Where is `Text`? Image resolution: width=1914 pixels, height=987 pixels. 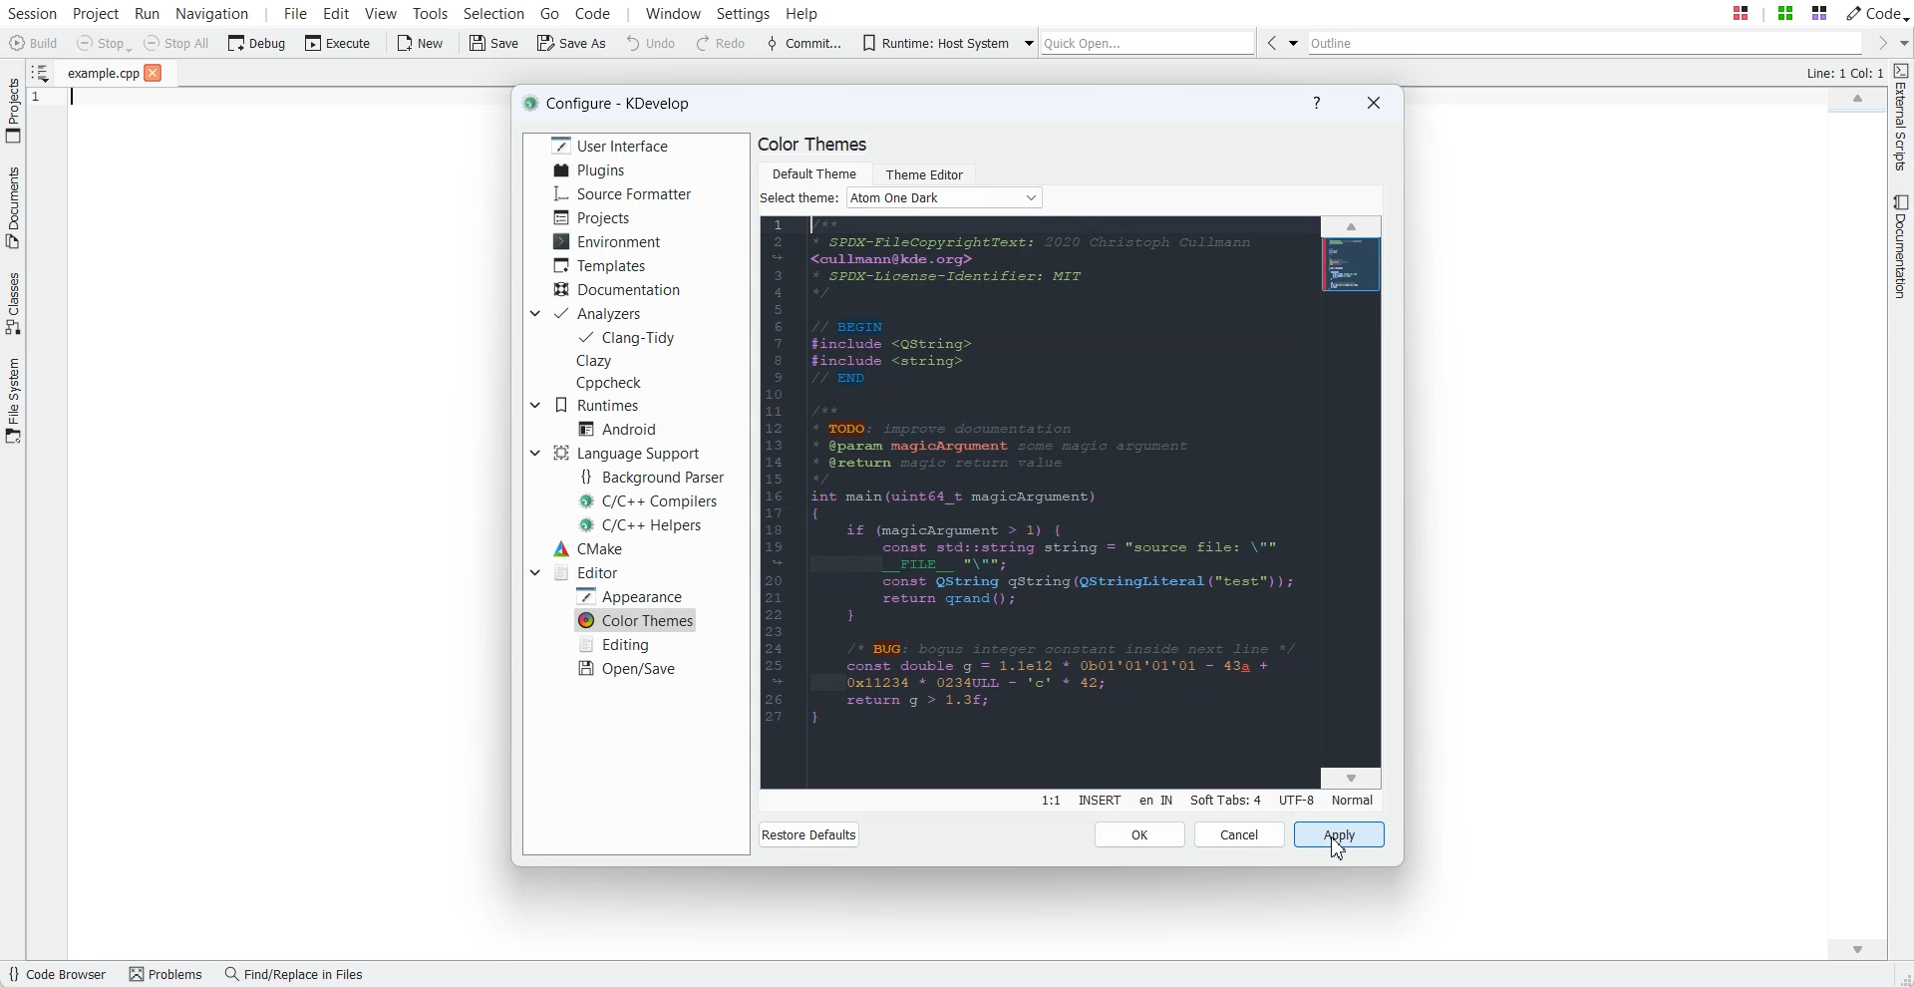
Text is located at coordinates (799, 198).